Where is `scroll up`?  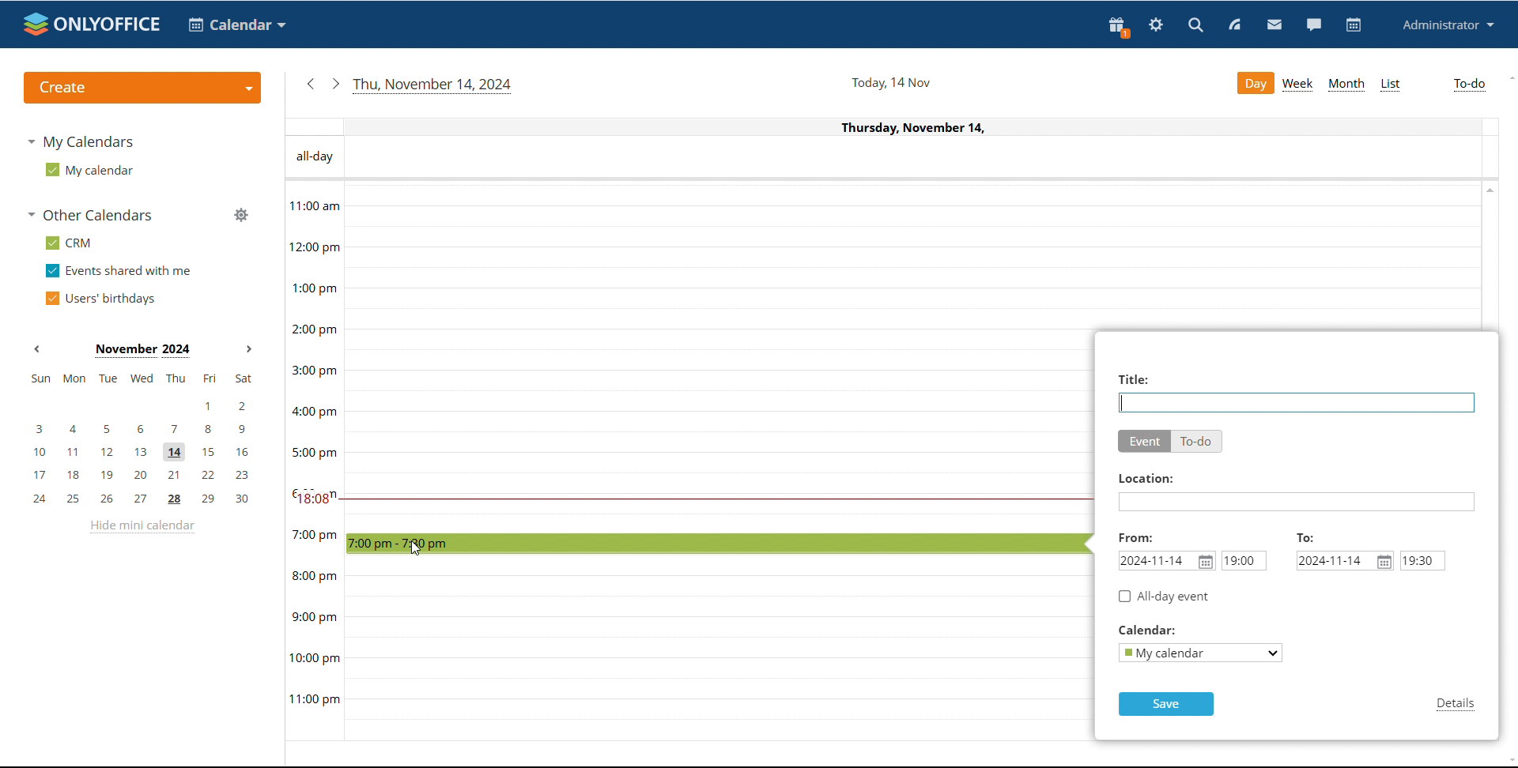 scroll up is located at coordinates (1509, 79).